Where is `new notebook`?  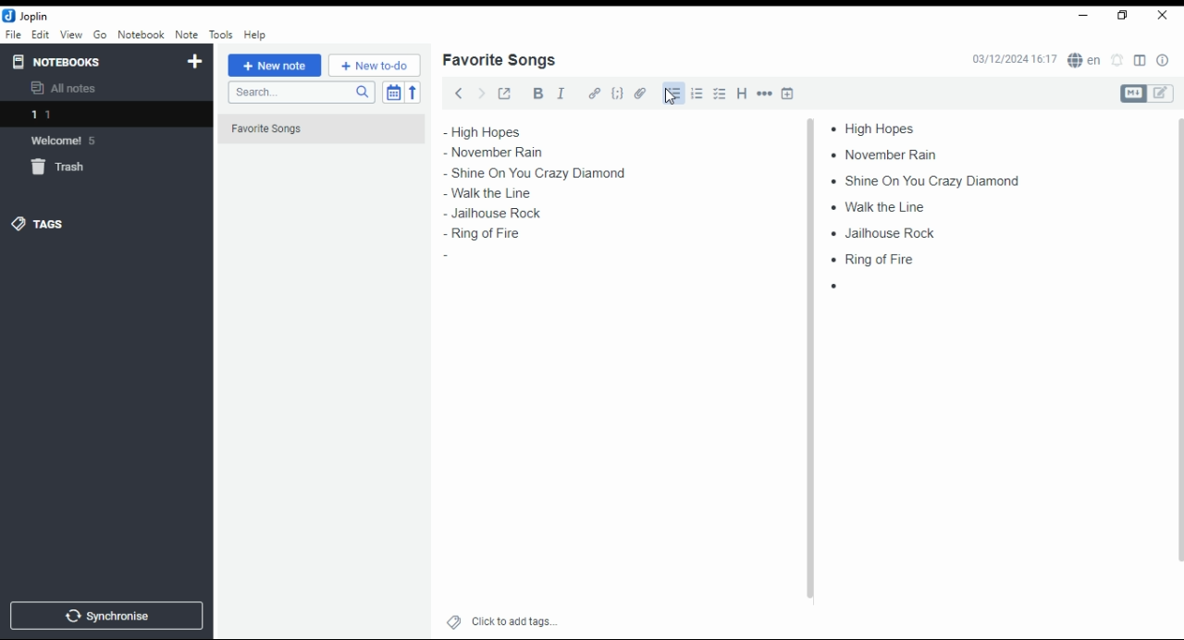 new notebook is located at coordinates (195, 62).